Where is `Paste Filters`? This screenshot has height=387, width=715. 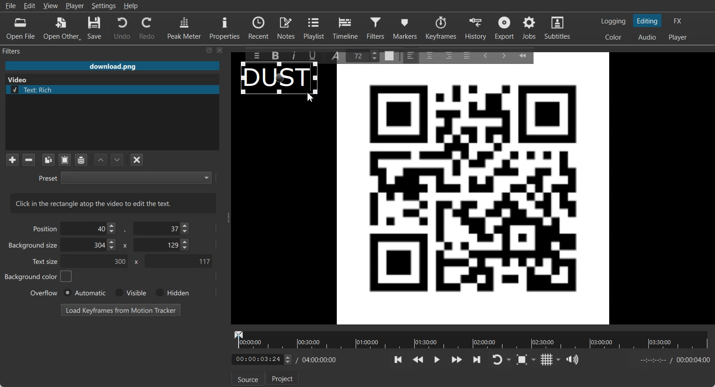 Paste Filters is located at coordinates (65, 160).